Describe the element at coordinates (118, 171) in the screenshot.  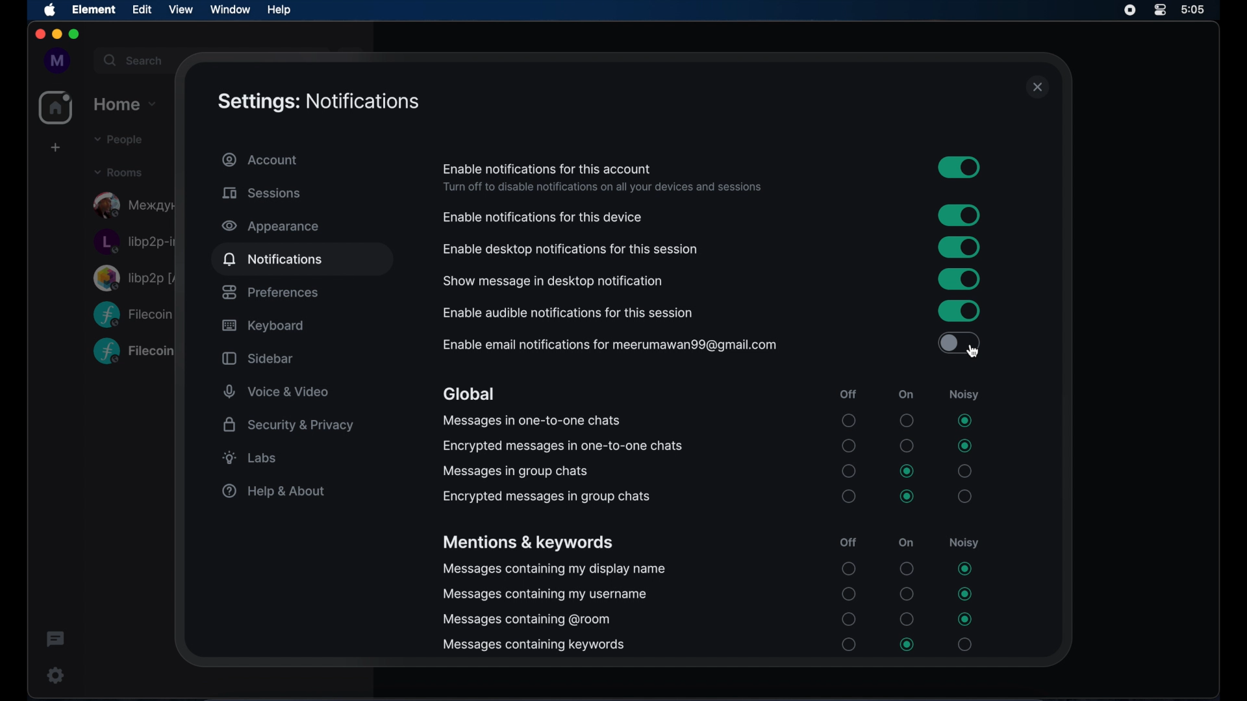
I see `rooms` at that location.